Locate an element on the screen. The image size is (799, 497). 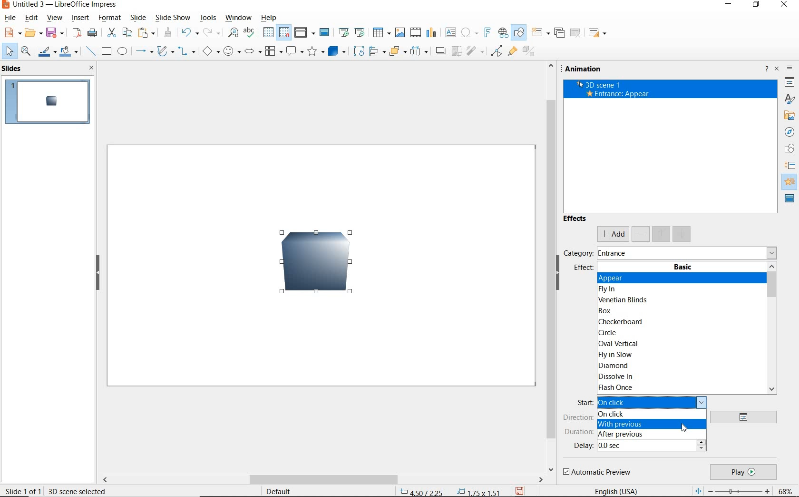
WITH PREVIOUS is located at coordinates (650, 424).